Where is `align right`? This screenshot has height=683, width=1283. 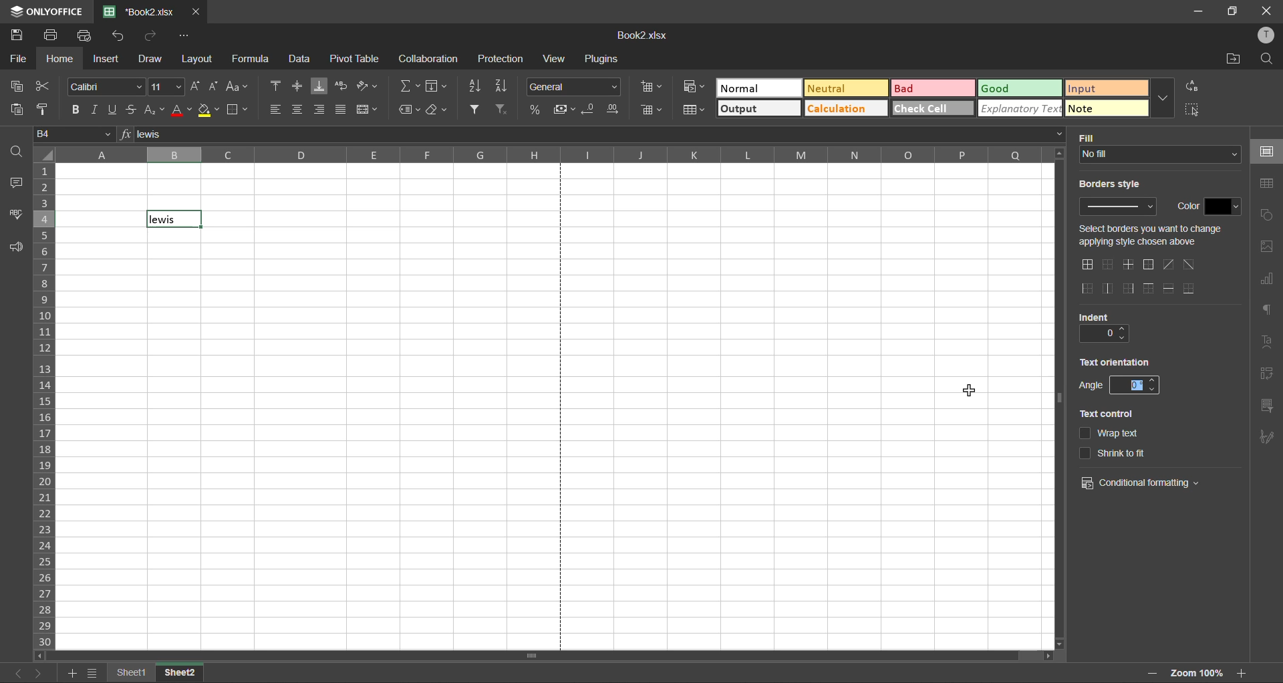 align right is located at coordinates (317, 109).